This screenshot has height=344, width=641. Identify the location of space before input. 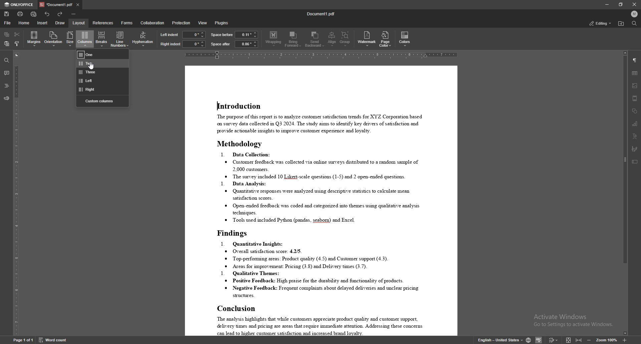
(247, 34).